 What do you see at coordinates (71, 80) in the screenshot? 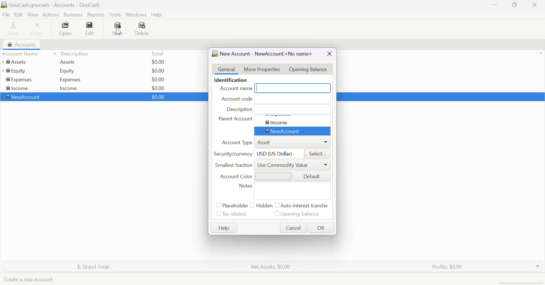
I see `Expenses` at bounding box center [71, 80].